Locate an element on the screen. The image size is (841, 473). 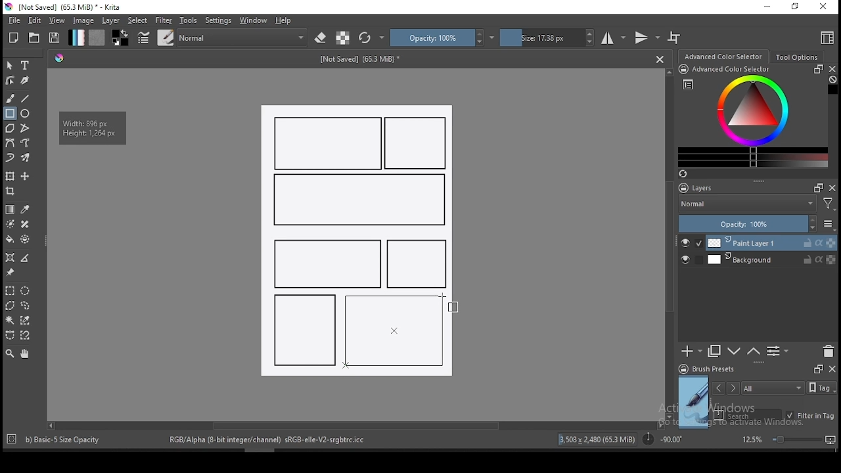
move layer one step up is located at coordinates (735, 353).